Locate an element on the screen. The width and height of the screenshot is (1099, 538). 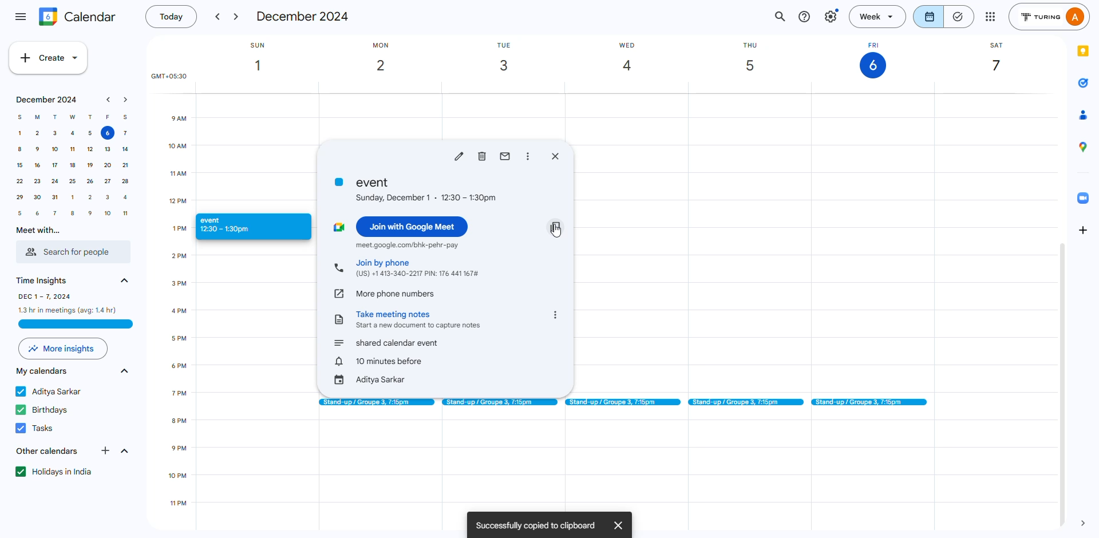
meetings is located at coordinates (871, 403).